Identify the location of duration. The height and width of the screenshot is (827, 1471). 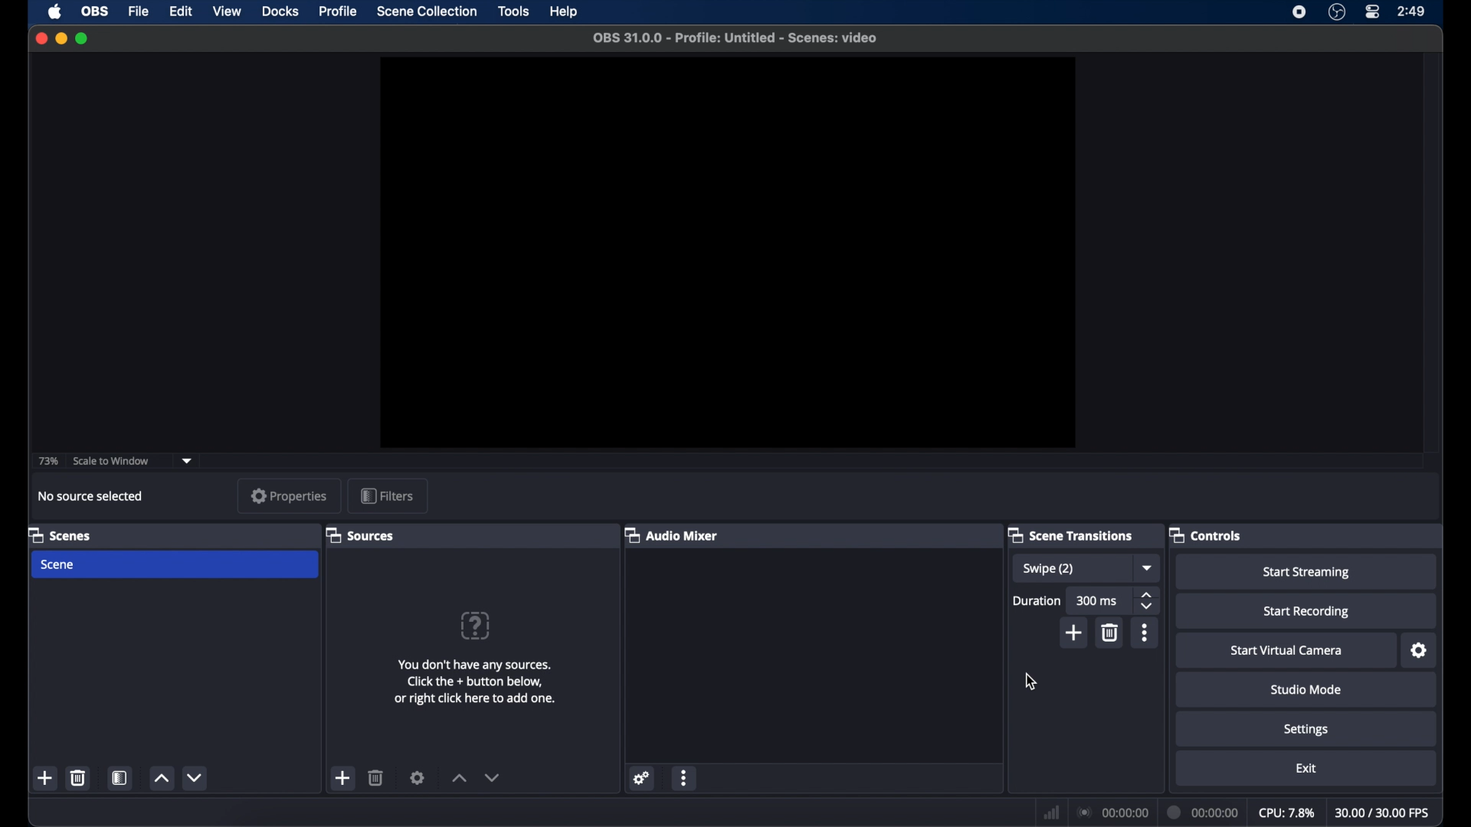
(1201, 811).